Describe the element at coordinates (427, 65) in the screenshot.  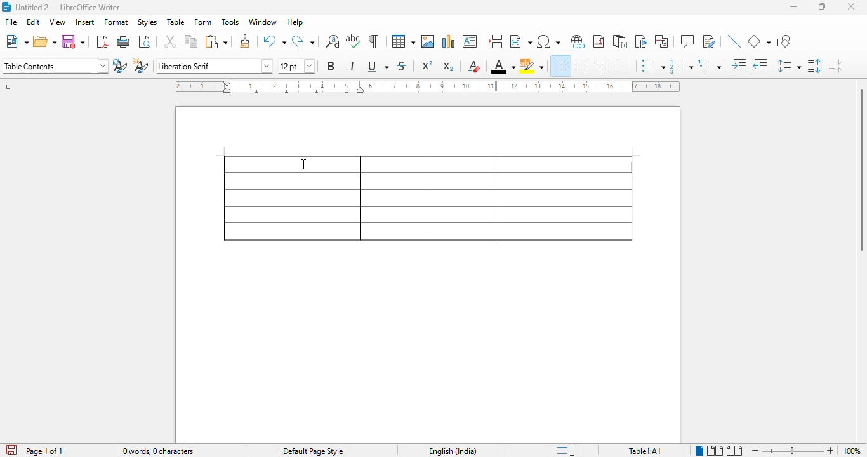
I see `superscript` at that location.